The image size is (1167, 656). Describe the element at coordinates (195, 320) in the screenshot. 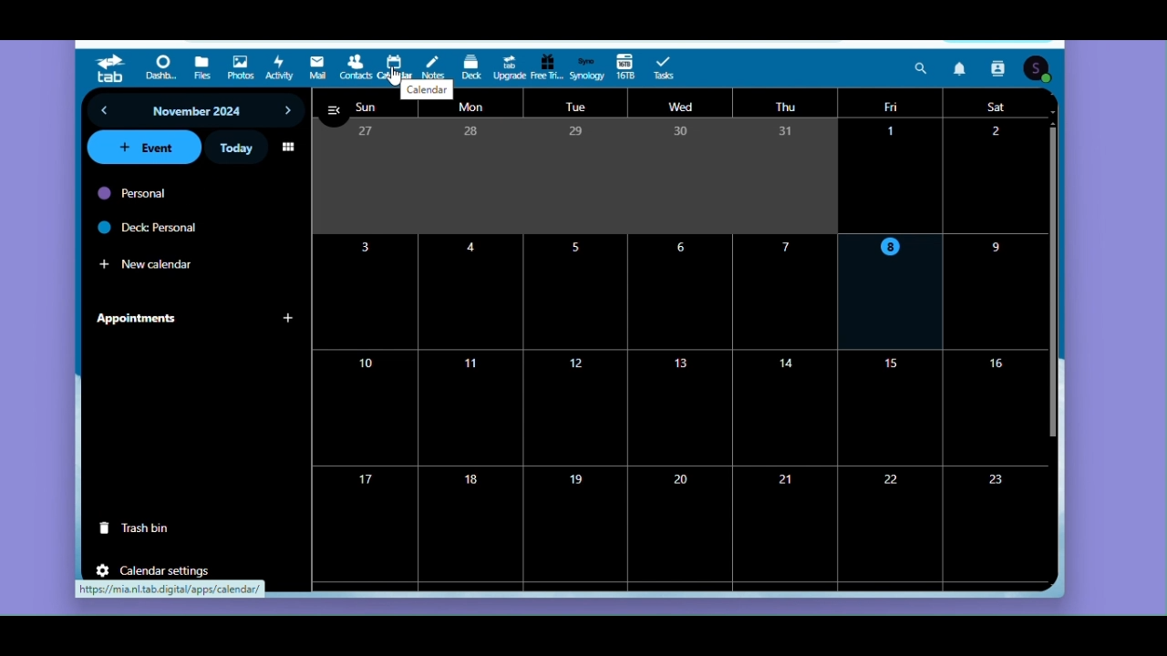

I see `Appointments` at that location.